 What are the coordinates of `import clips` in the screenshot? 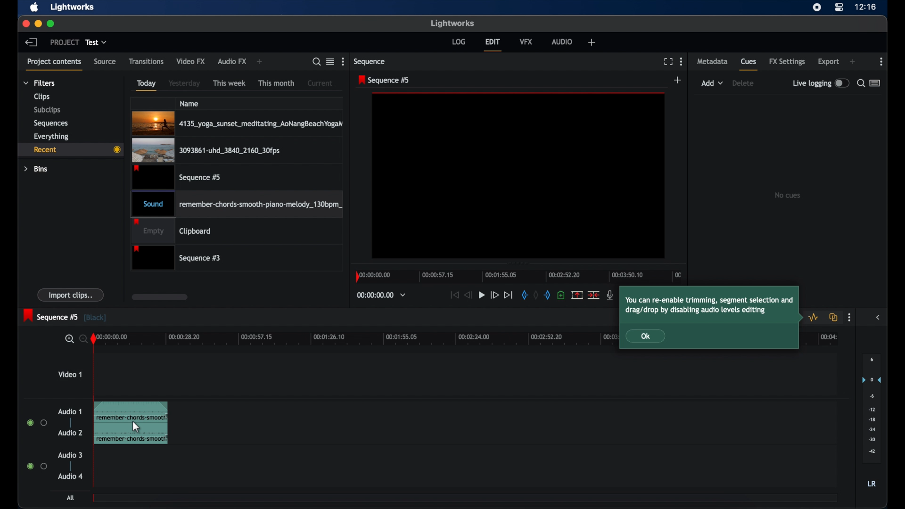 It's located at (71, 295).